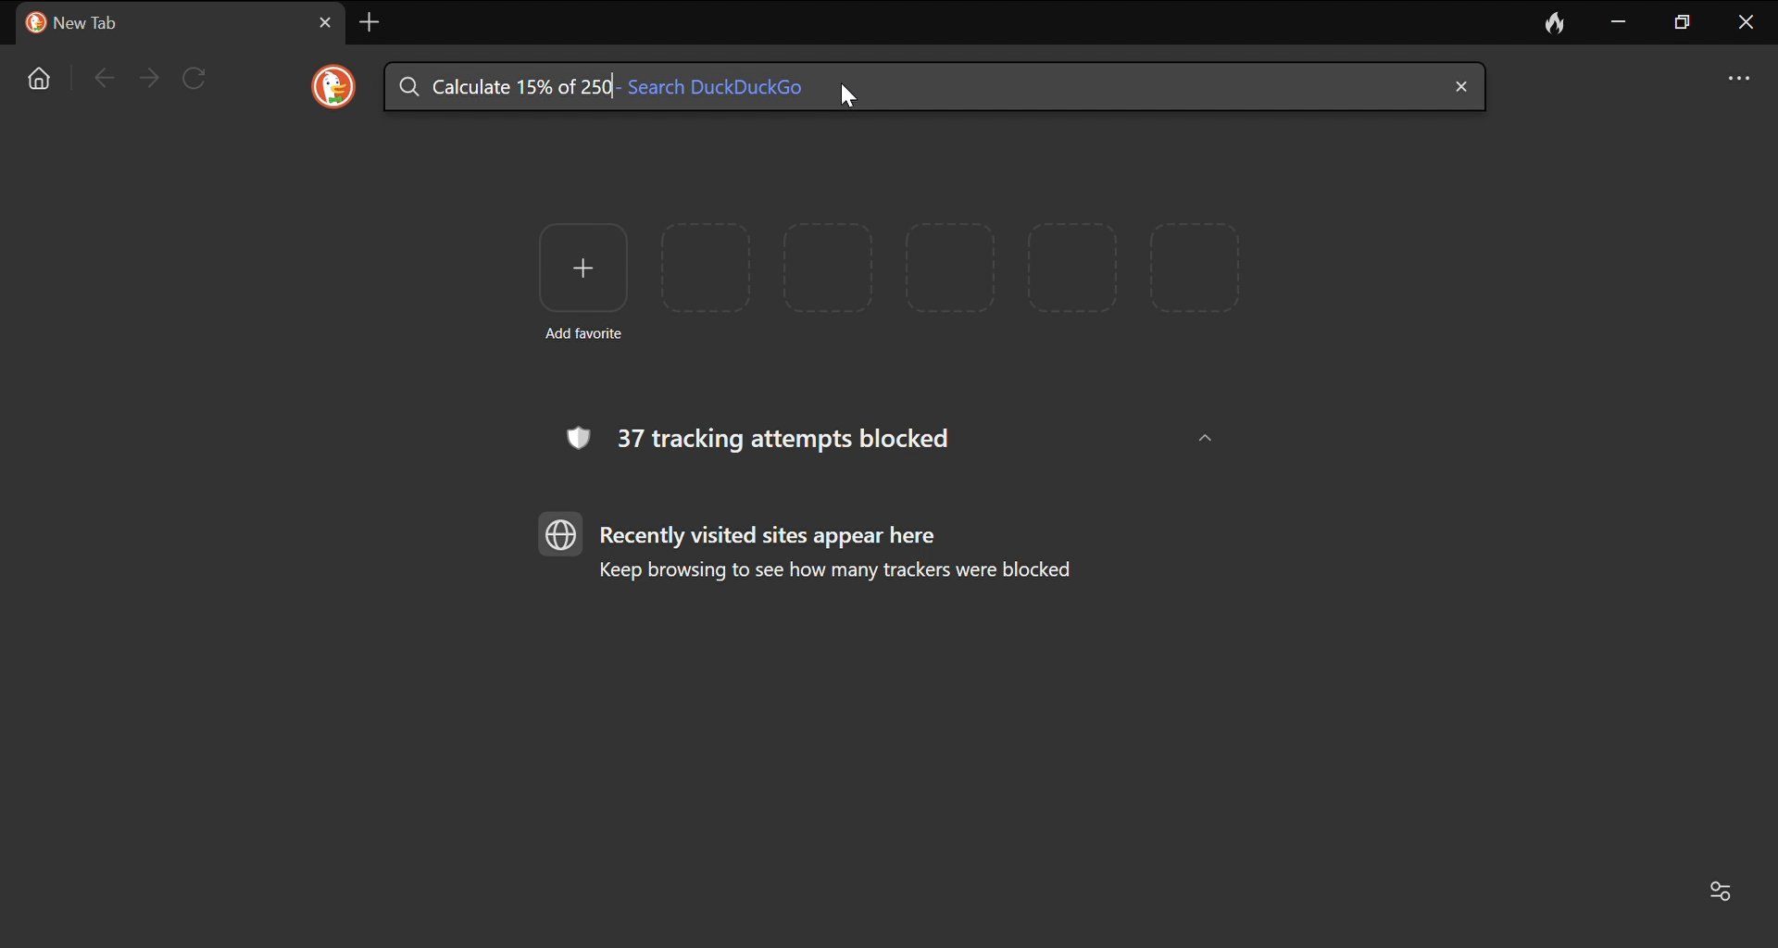 This screenshot has width=1778, height=948. Describe the element at coordinates (326, 22) in the screenshot. I see `Close current tab` at that location.